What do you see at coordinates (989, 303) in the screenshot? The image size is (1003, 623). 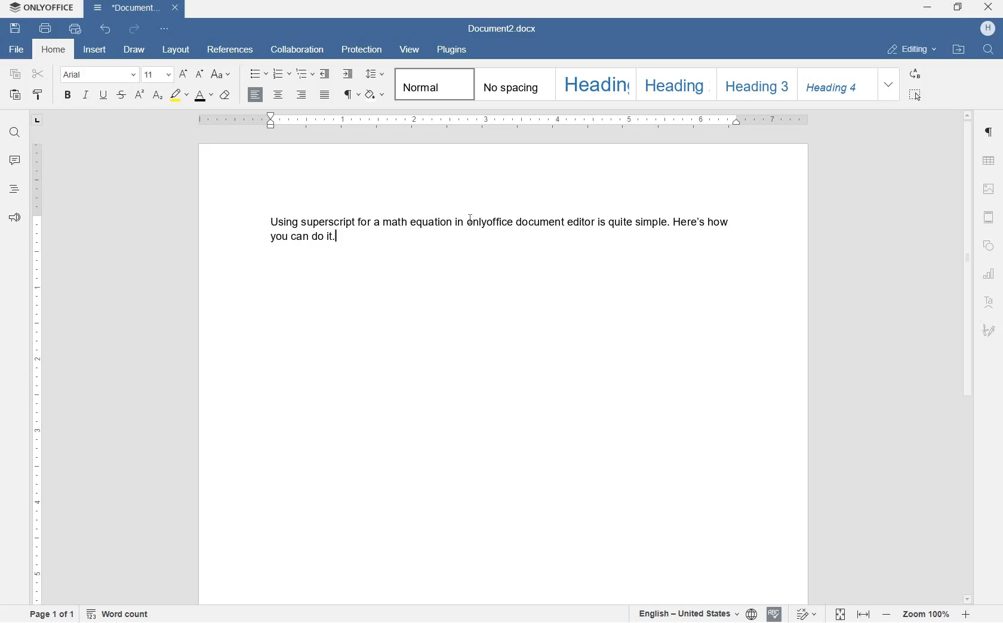 I see `Text Art` at bounding box center [989, 303].